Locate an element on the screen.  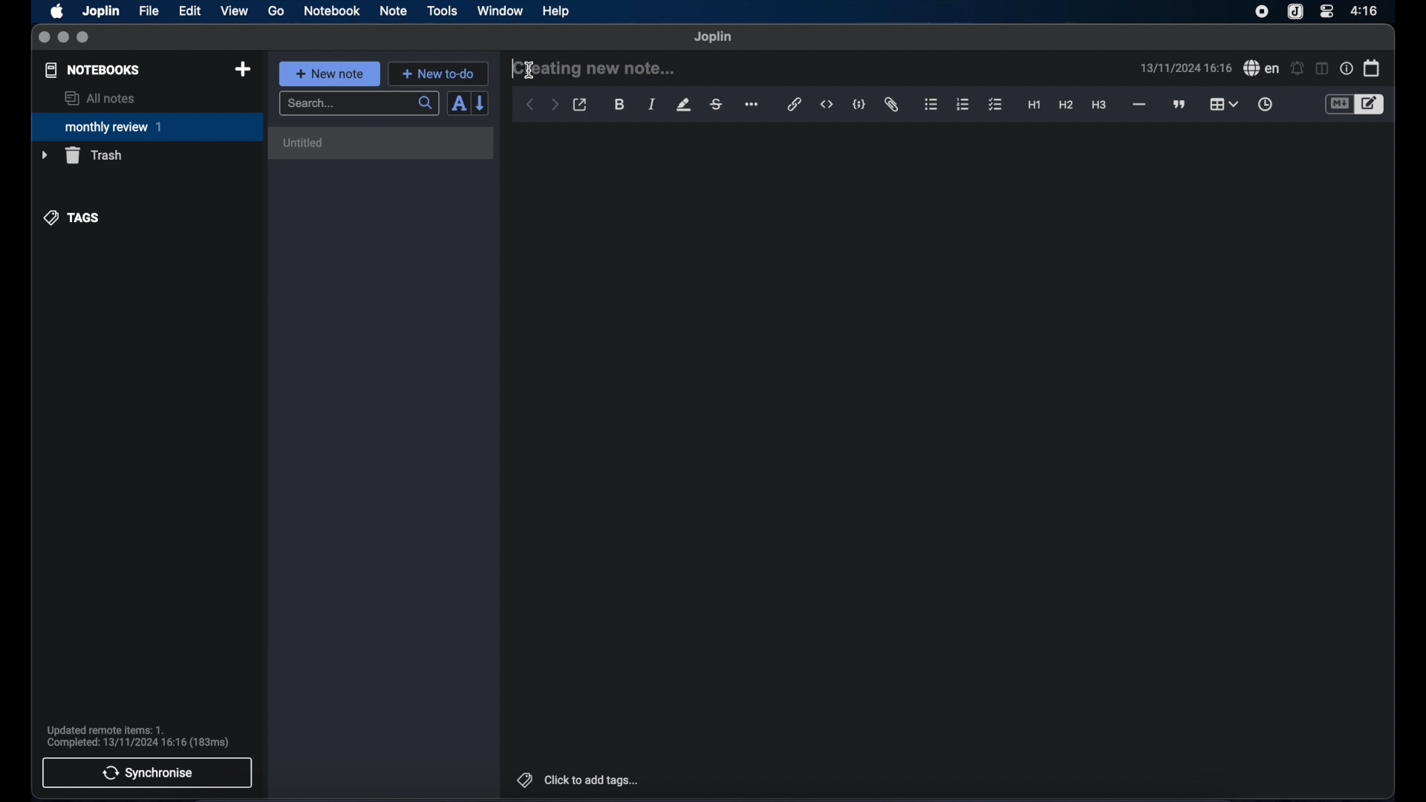
time is located at coordinates (1366, 10).